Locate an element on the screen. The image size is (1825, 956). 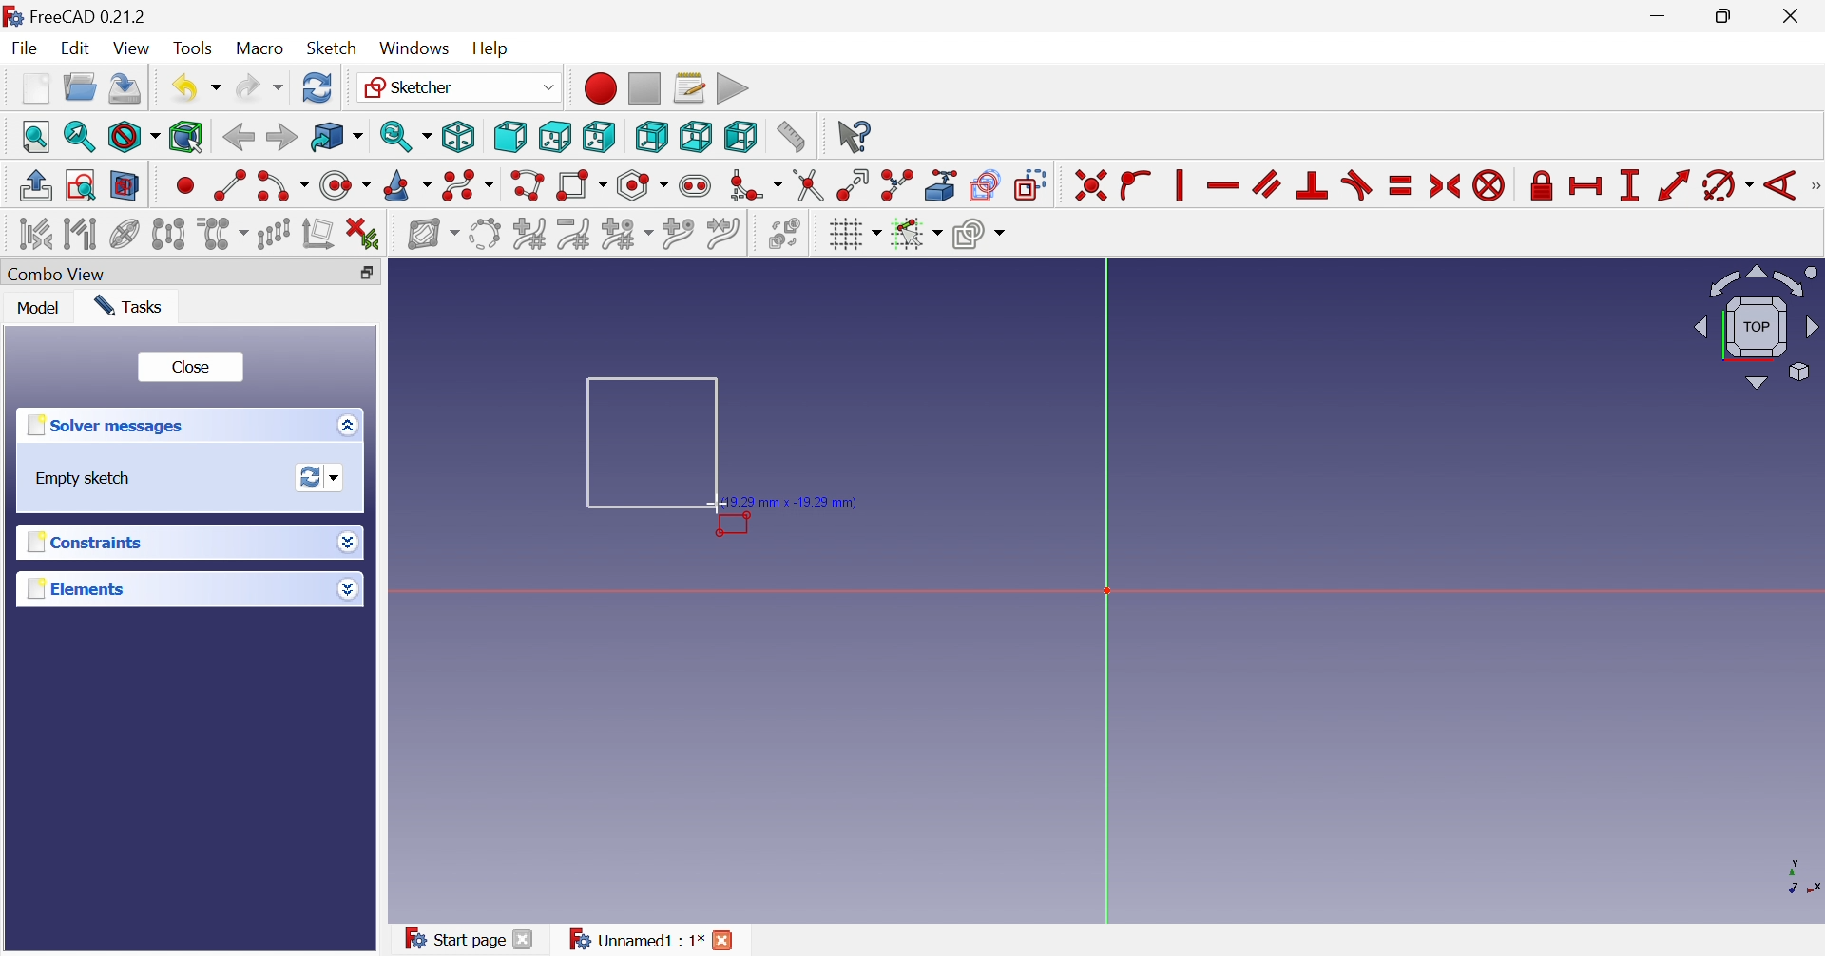
Constrain equal is located at coordinates (1401, 185).